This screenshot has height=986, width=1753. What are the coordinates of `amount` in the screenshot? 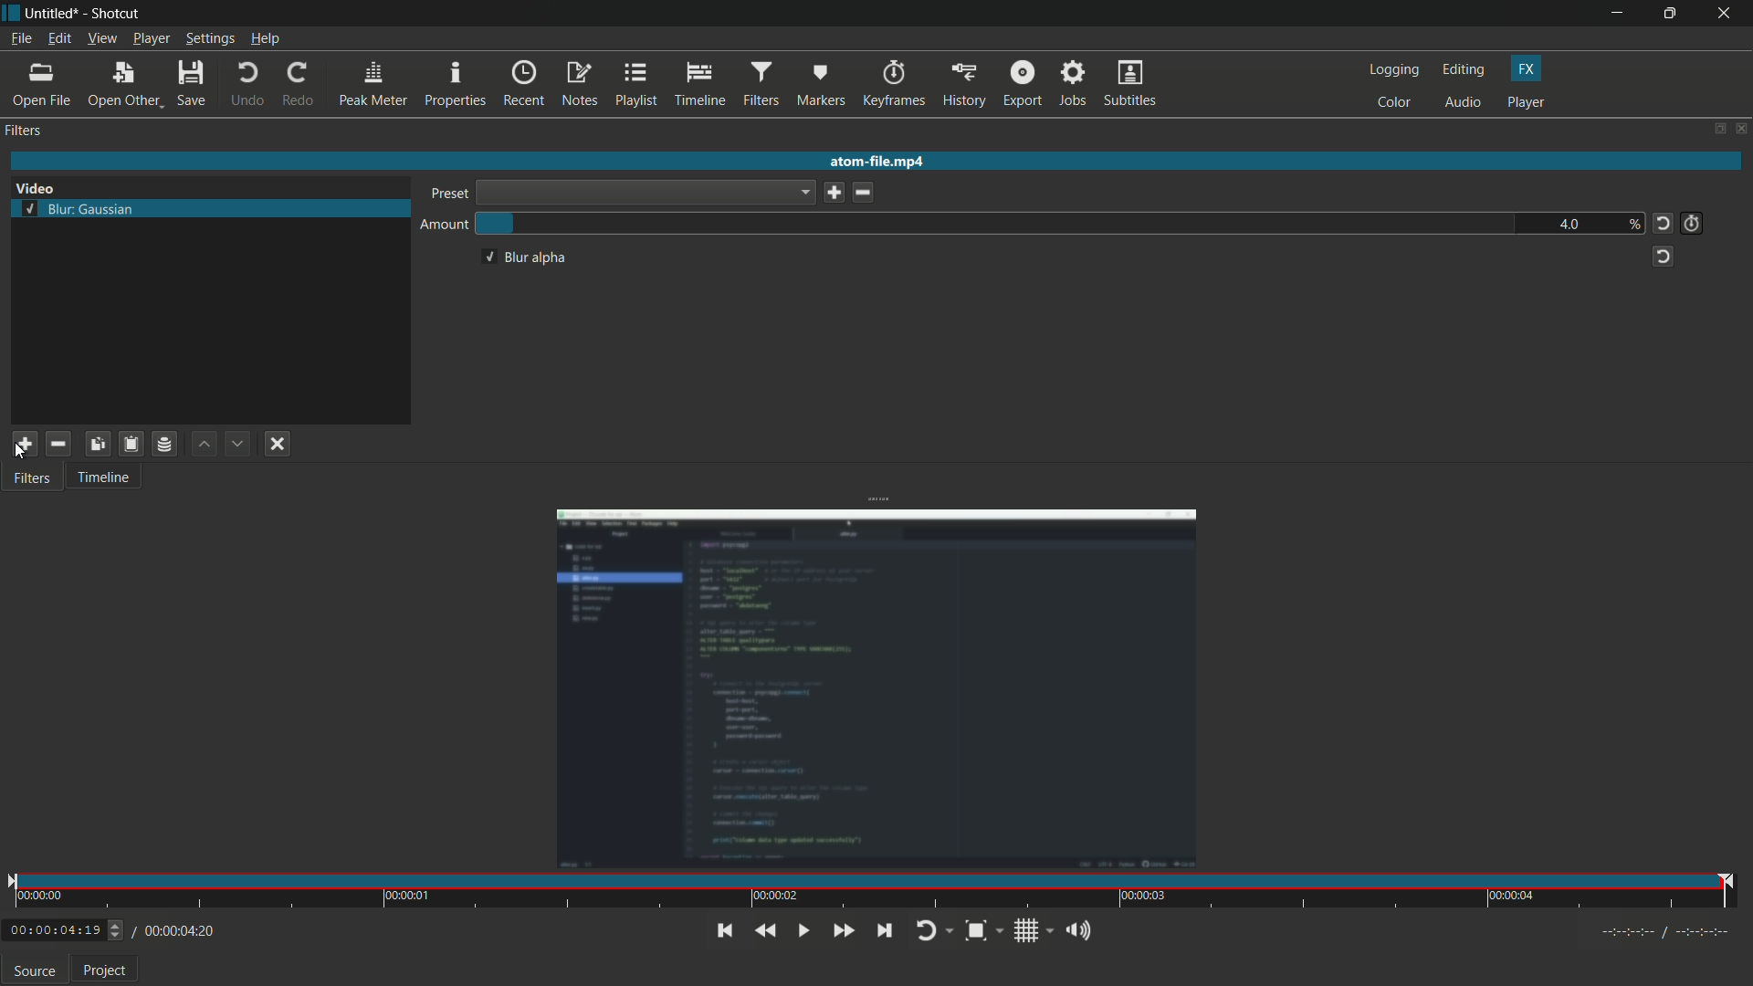 It's located at (445, 226).